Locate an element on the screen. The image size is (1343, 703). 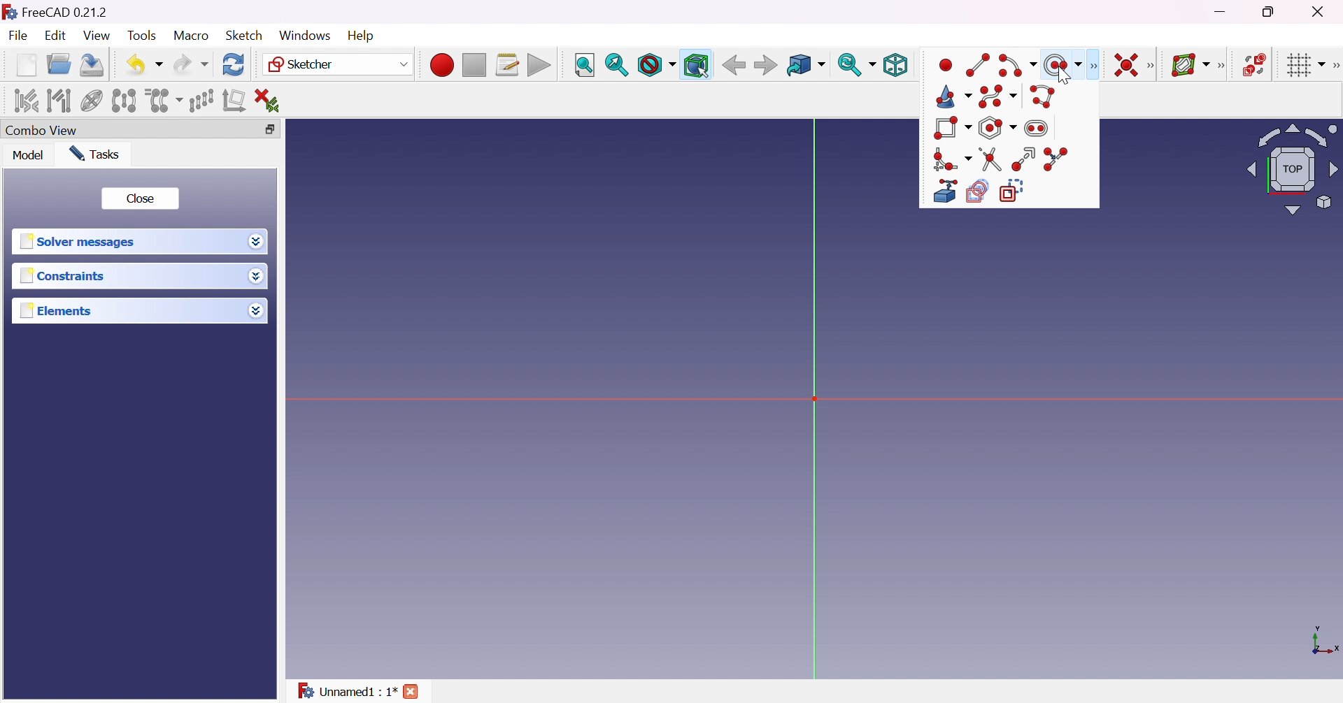
Model is located at coordinates (27, 155).